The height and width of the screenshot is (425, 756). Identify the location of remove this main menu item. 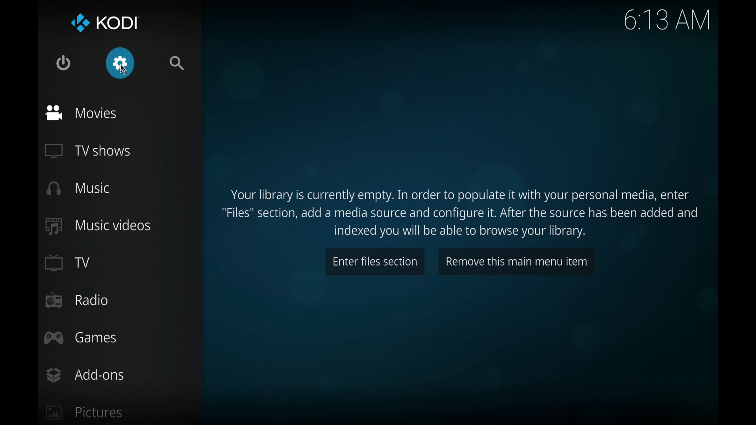
(516, 262).